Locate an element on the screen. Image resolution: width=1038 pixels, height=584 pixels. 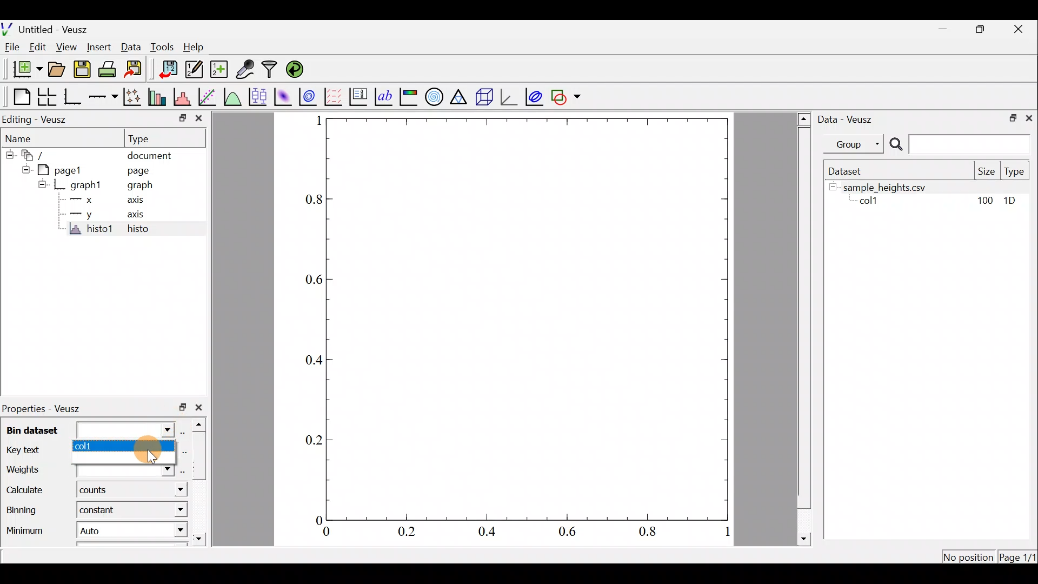
Bin dataset is located at coordinates (90, 428).